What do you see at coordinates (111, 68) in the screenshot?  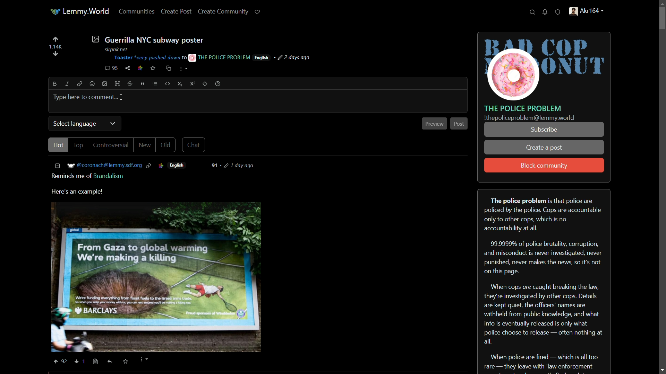 I see `comment` at bounding box center [111, 68].